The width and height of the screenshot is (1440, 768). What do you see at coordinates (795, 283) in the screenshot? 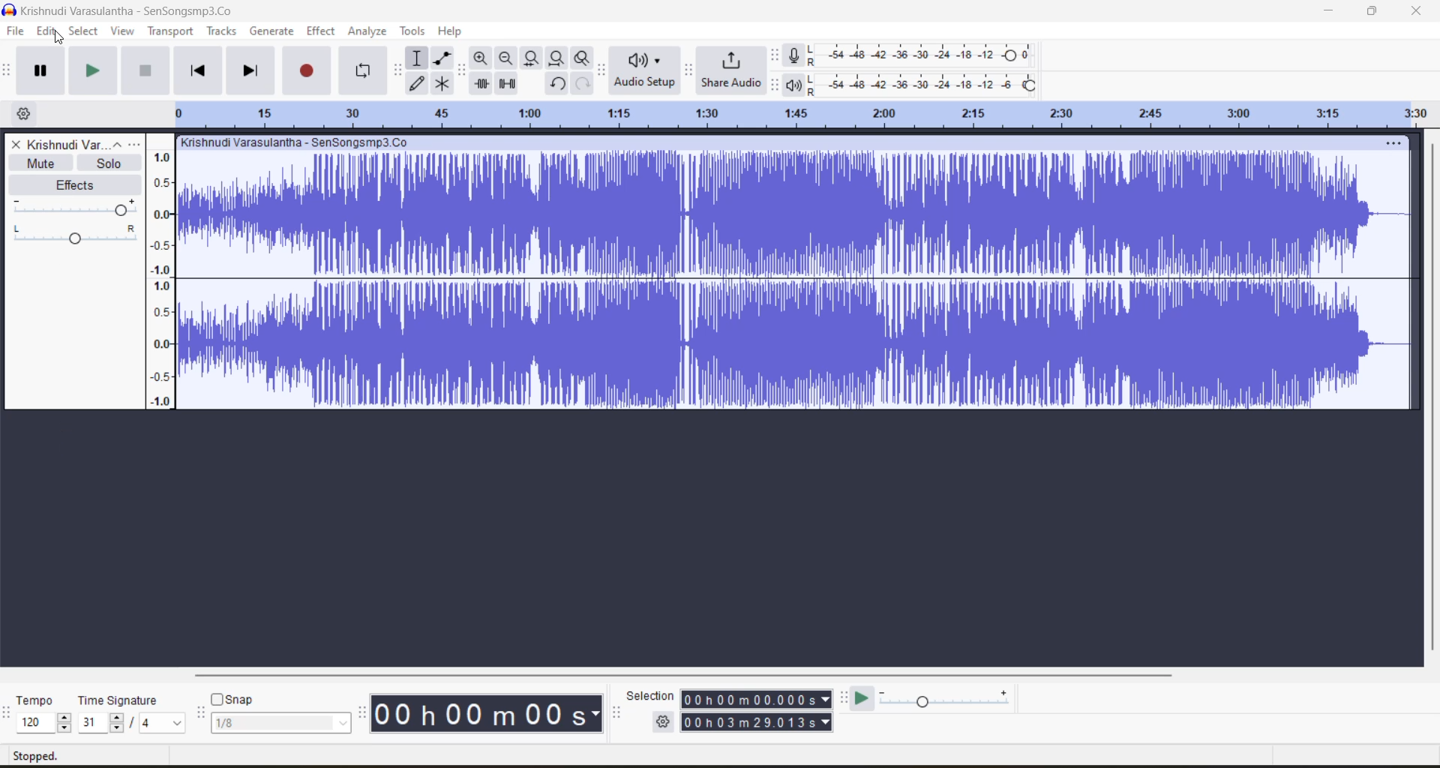
I see `current track` at bounding box center [795, 283].